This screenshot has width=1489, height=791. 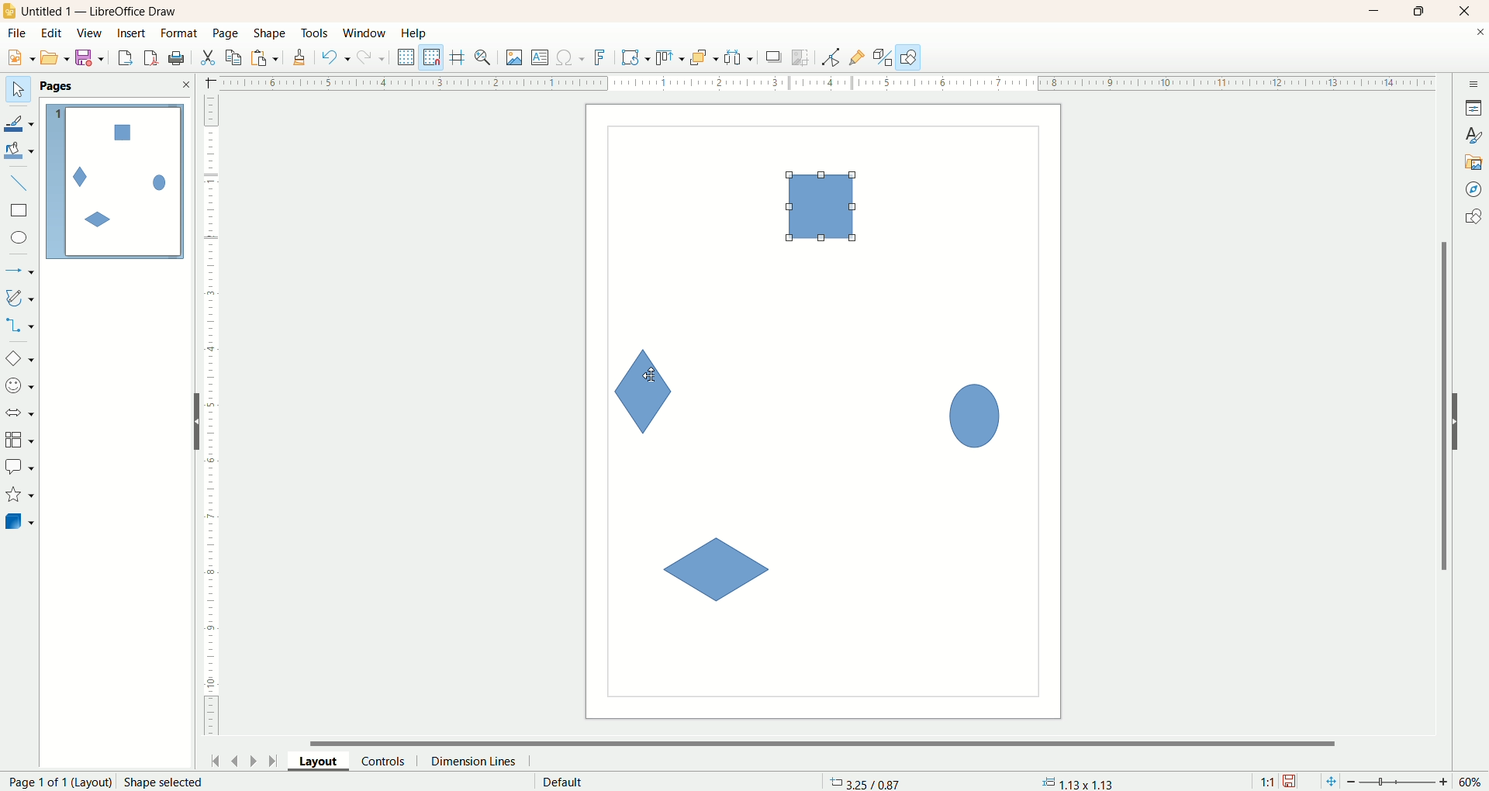 I want to click on new, so click(x=18, y=58).